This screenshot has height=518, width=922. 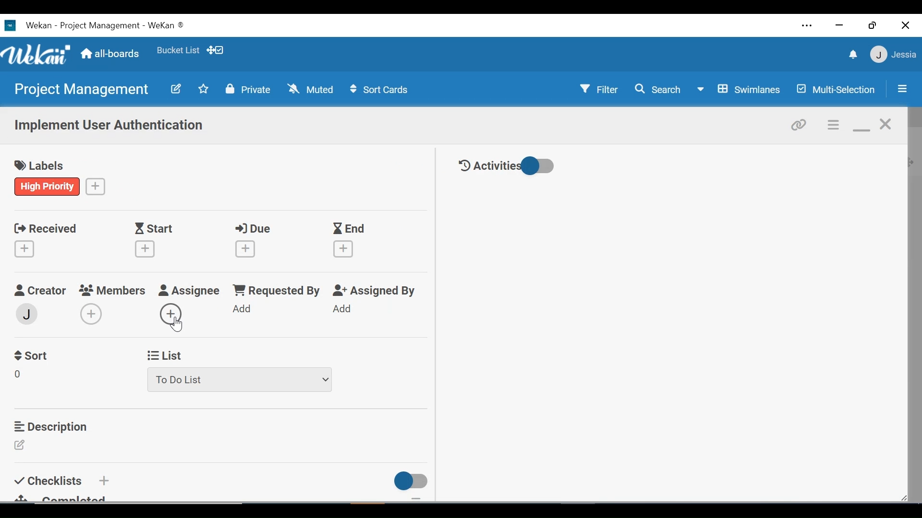 I want to click on Due Date, so click(x=255, y=229).